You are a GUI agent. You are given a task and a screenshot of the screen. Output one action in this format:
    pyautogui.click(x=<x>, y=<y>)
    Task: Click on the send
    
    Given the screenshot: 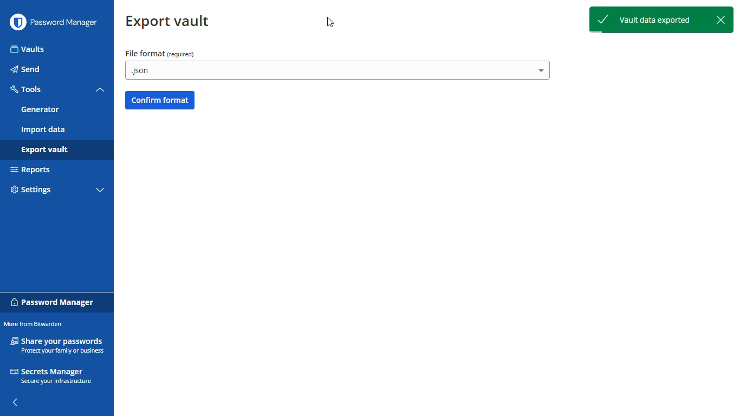 What is the action you would take?
    pyautogui.click(x=25, y=69)
    